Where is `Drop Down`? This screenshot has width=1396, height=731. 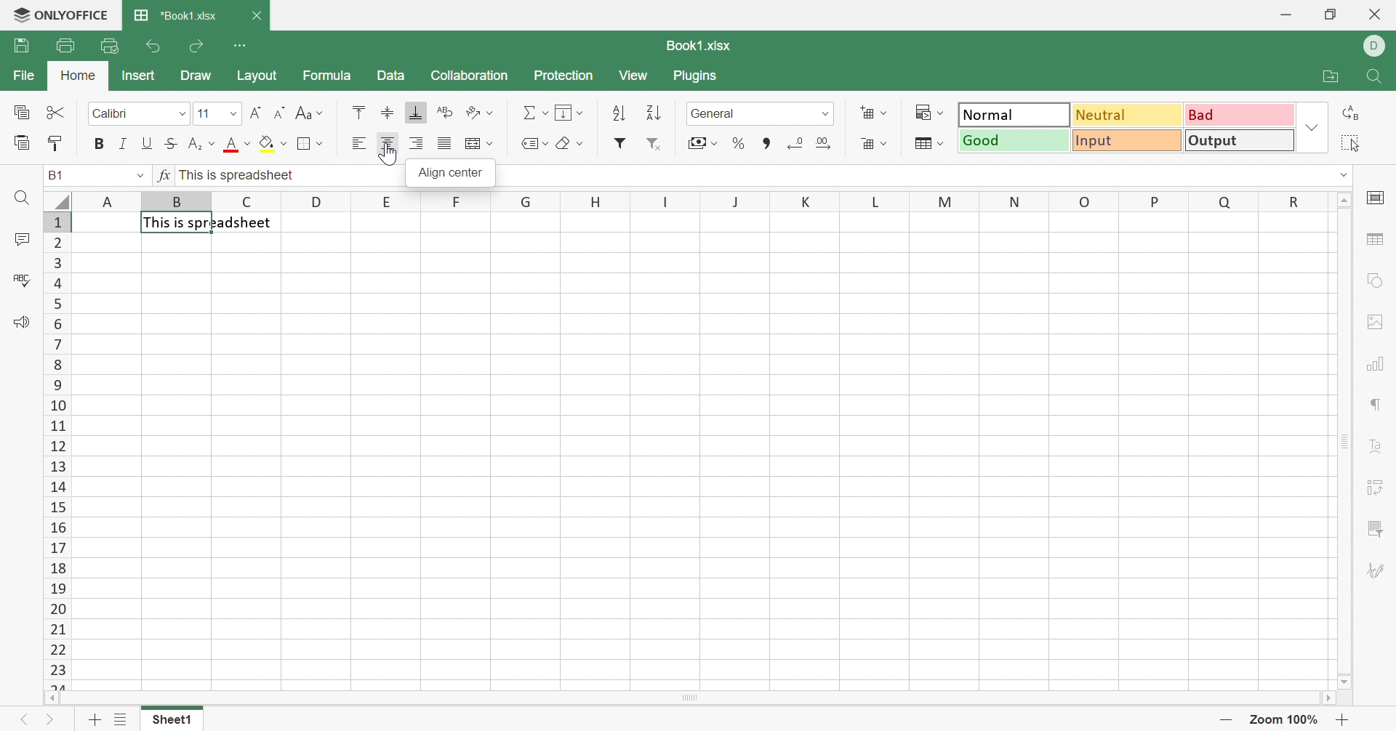 Drop Down is located at coordinates (1339, 175).